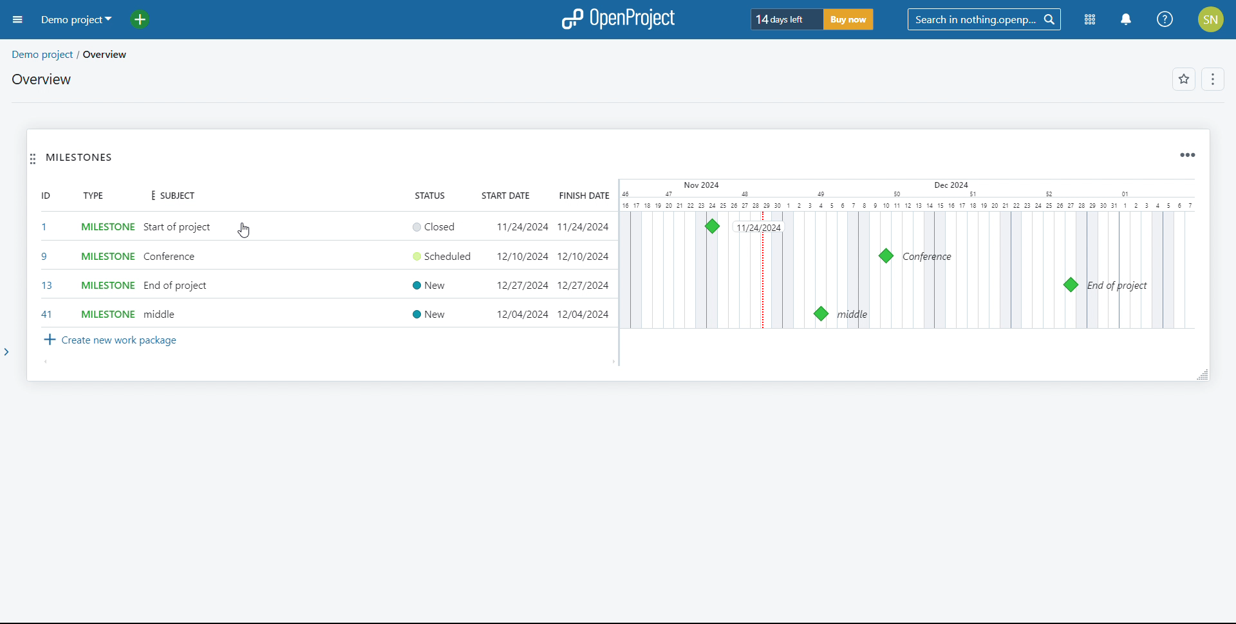  Describe the element at coordinates (586, 314) in the screenshot. I see `12/04/2024` at that location.